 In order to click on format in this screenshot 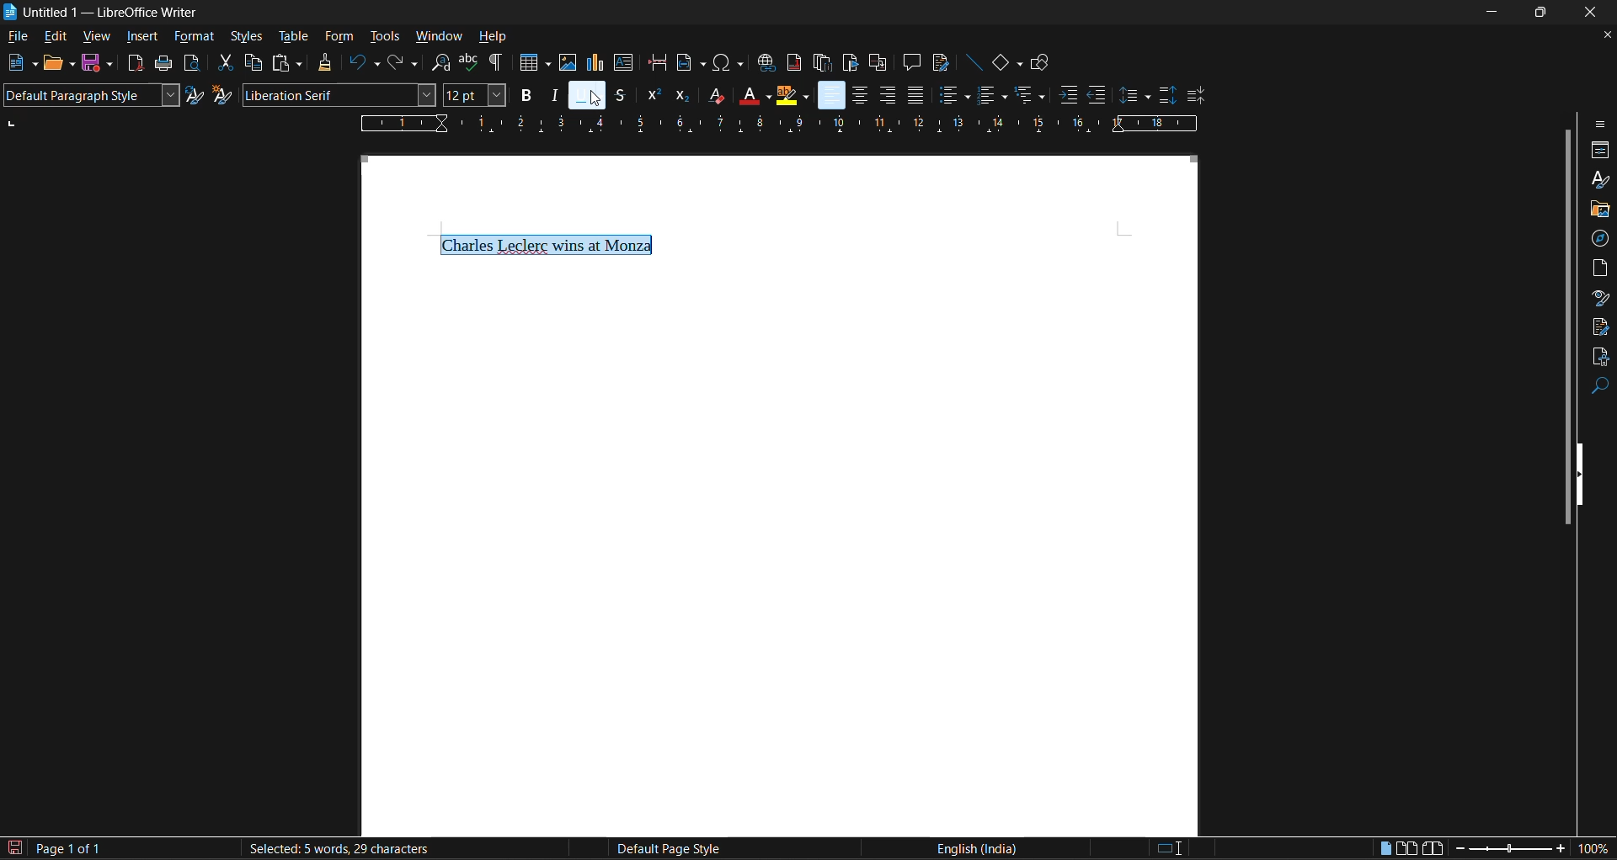, I will do `click(195, 37)`.